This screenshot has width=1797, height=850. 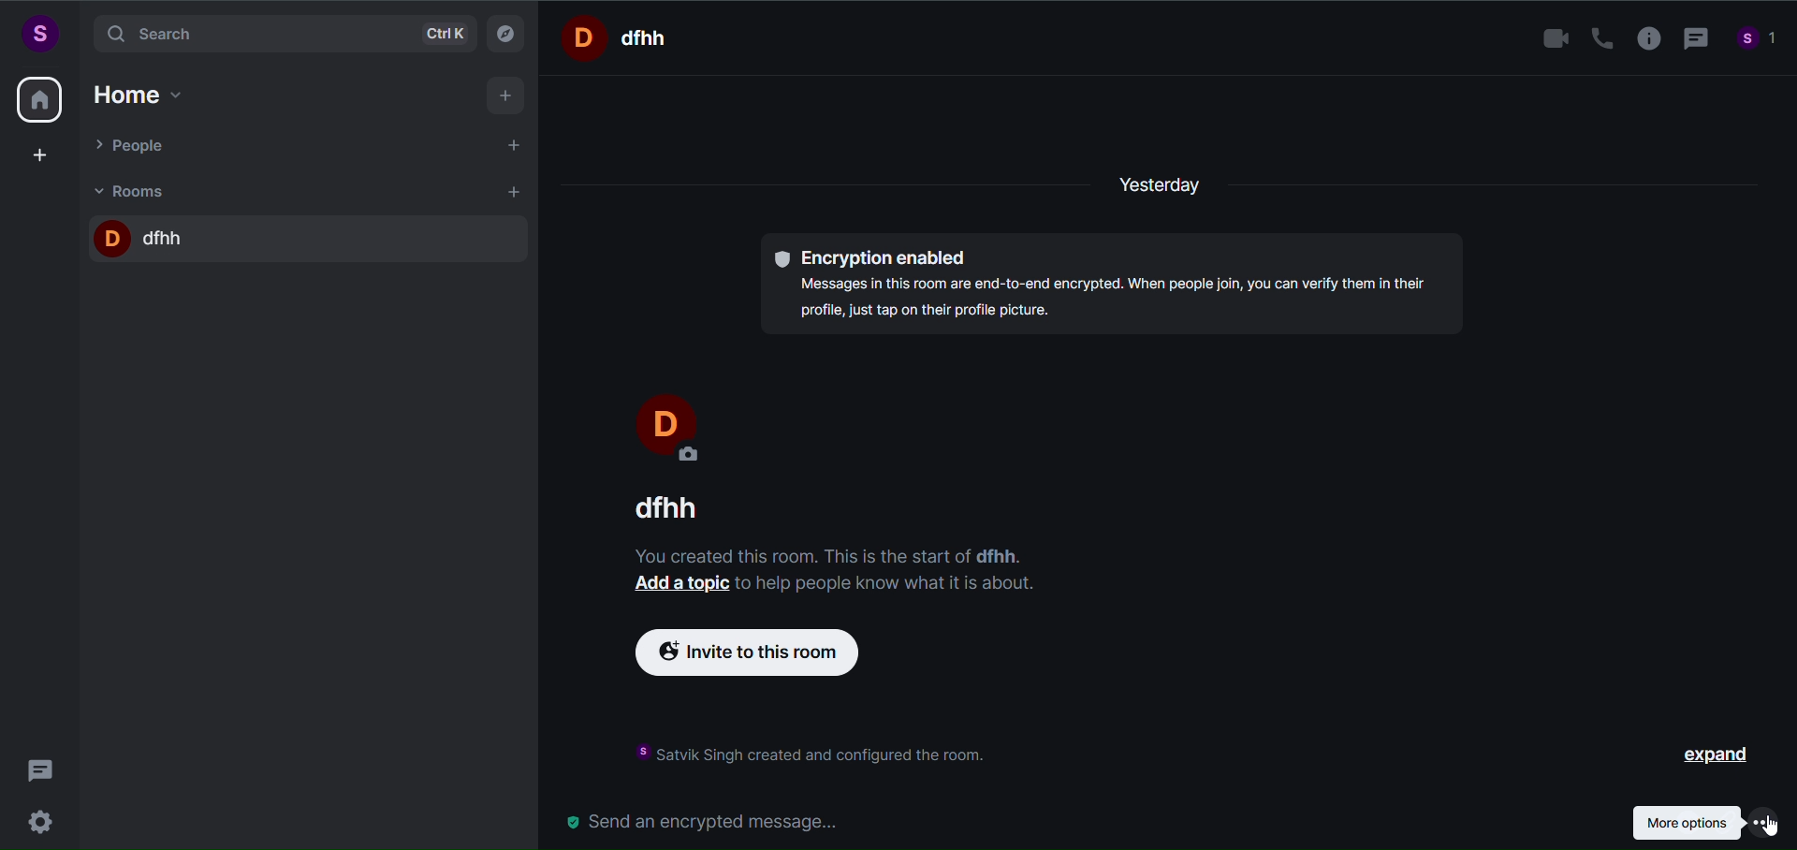 What do you see at coordinates (507, 96) in the screenshot?
I see `add` at bounding box center [507, 96].